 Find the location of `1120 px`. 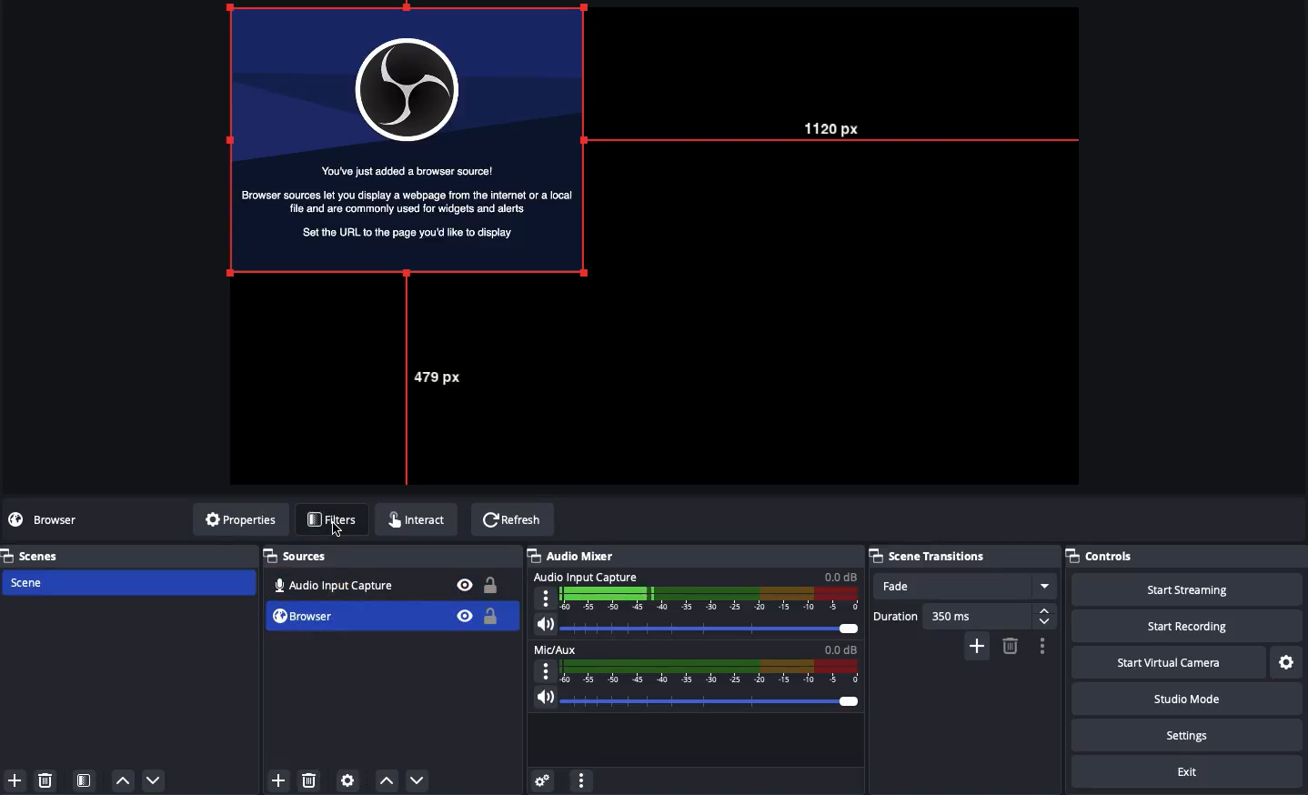

1120 px is located at coordinates (836, 135).